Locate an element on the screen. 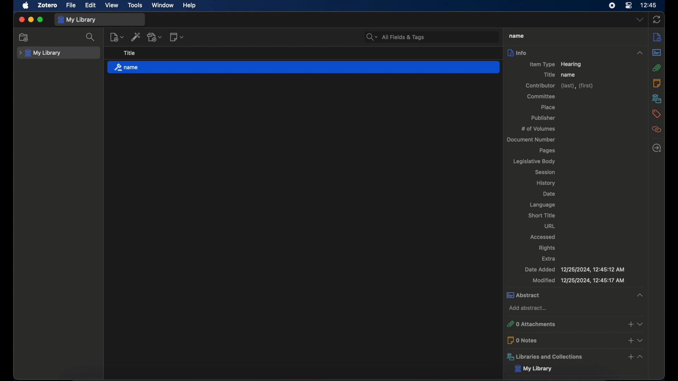 The width and height of the screenshot is (678, 381). info is located at coordinates (575, 53).